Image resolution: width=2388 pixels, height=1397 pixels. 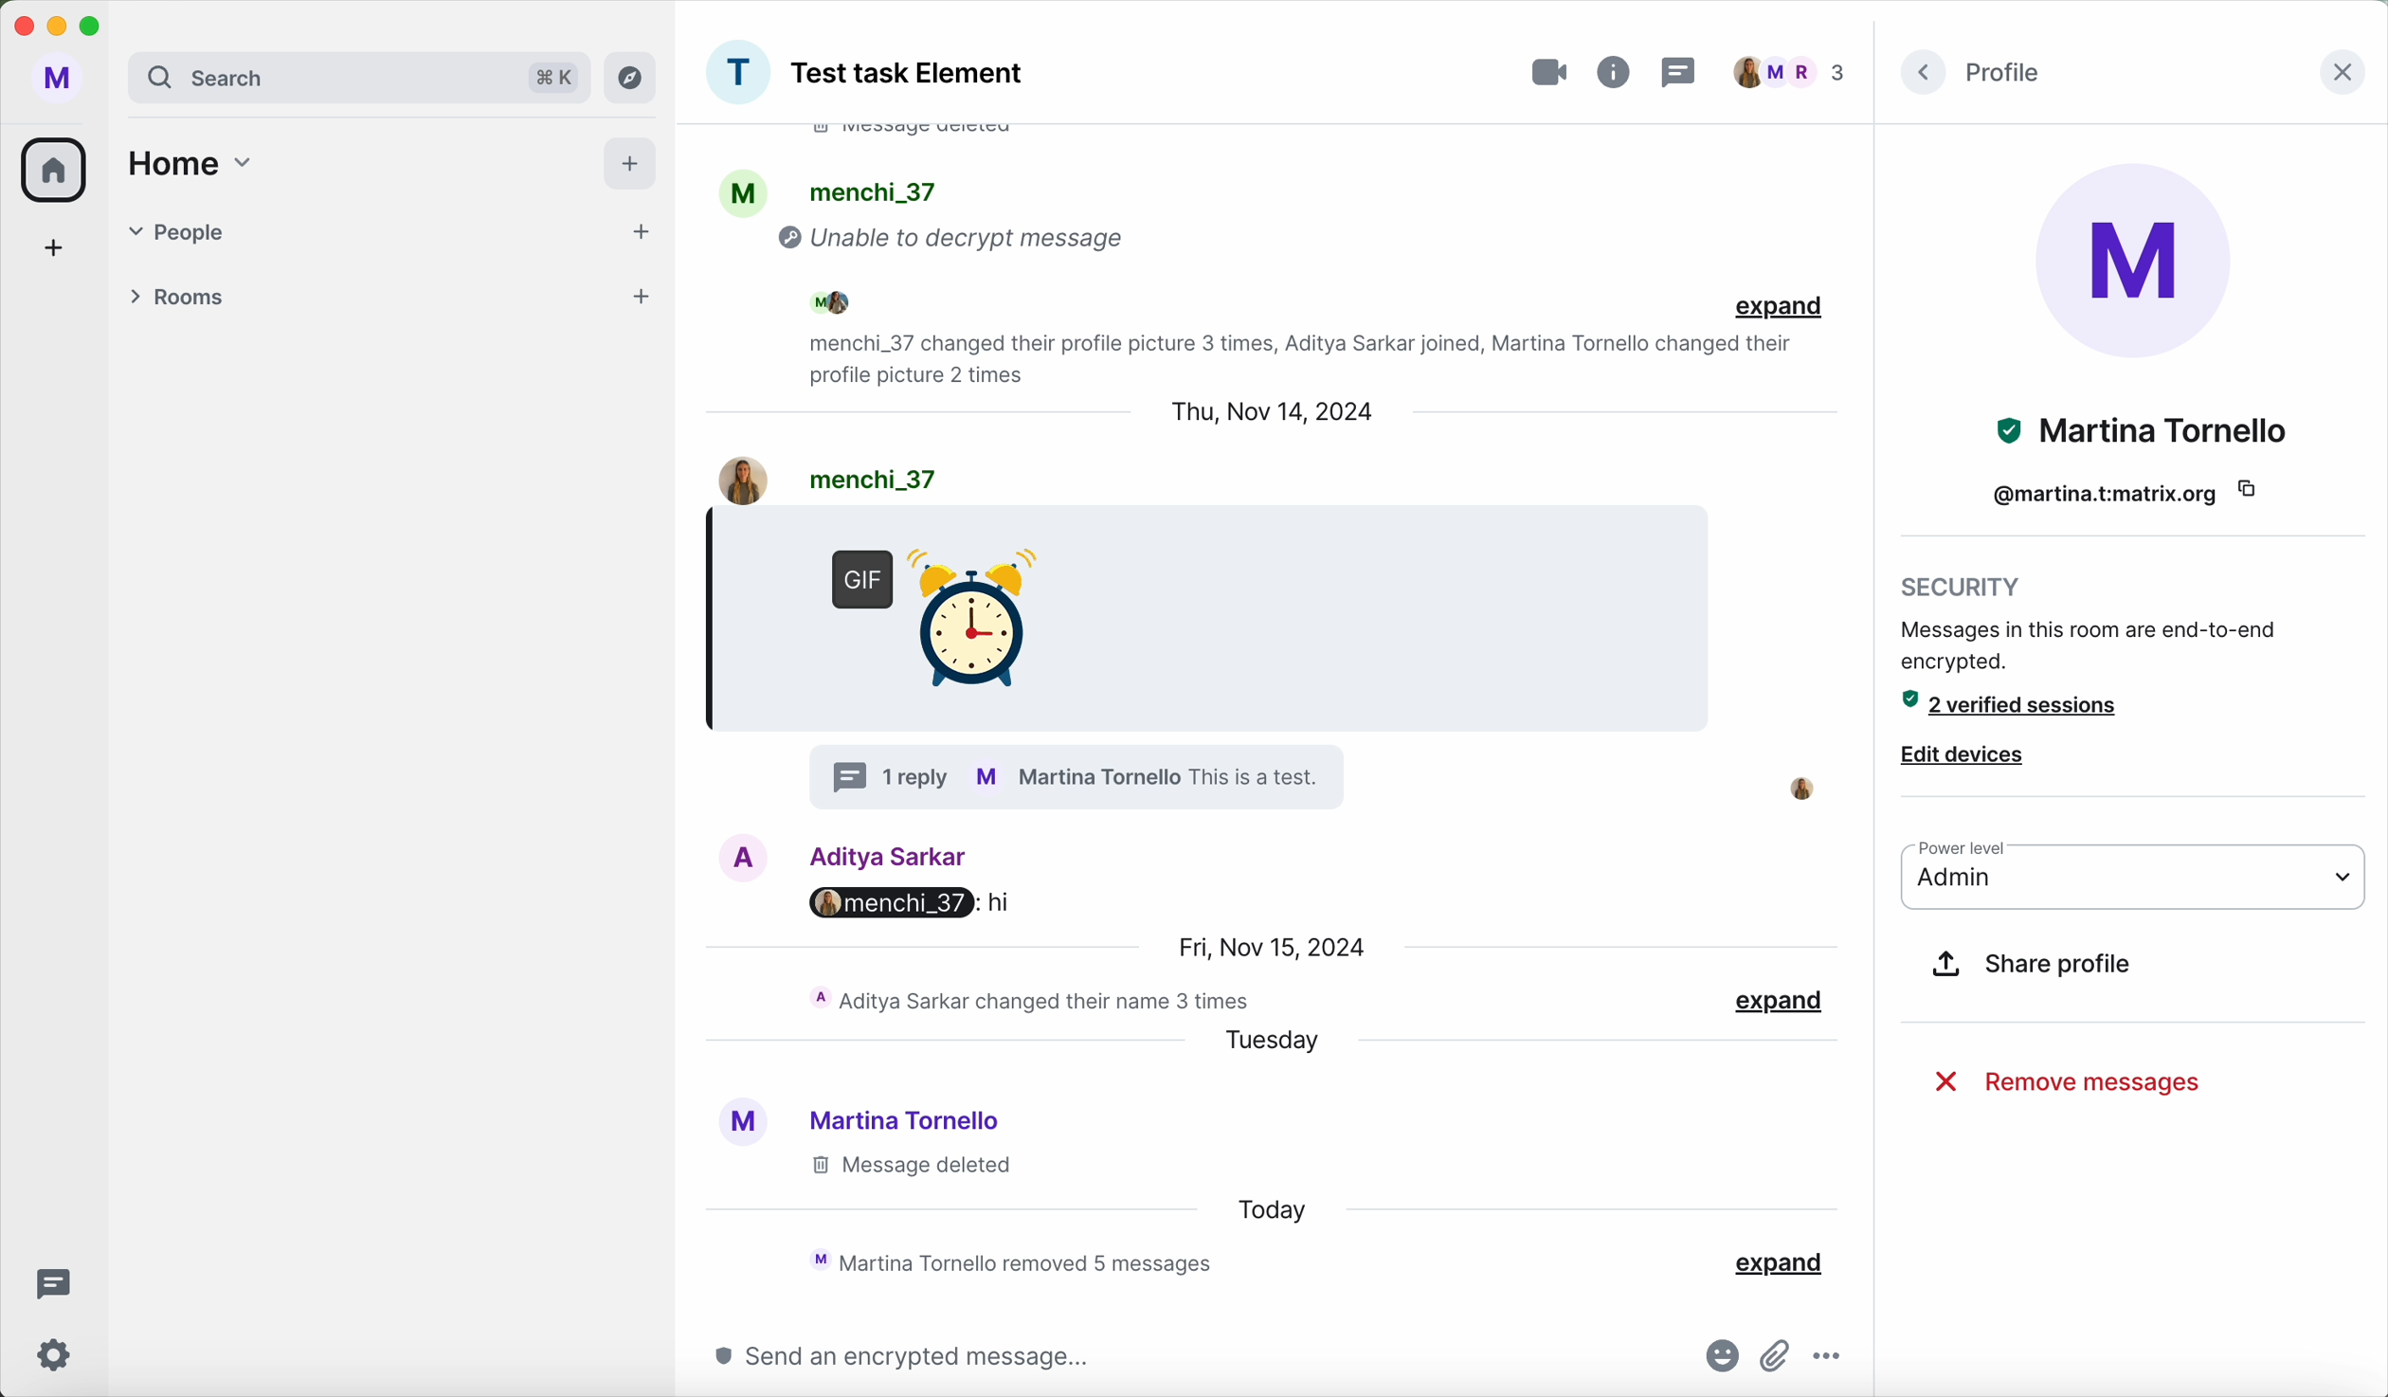 What do you see at coordinates (738, 1125) in the screenshot?
I see `profile picture` at bounding box center [738, 1125].